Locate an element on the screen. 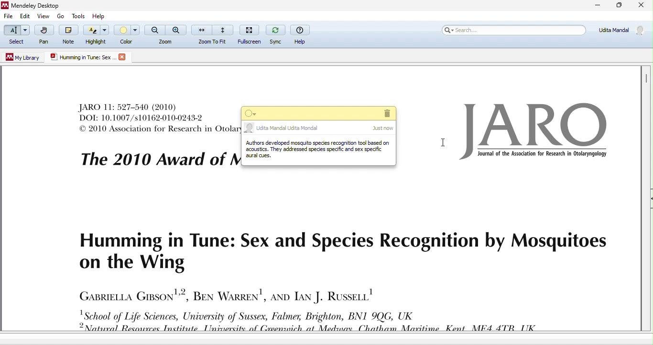 The image size is (653, 345). file is located at coordinates (9, 17).